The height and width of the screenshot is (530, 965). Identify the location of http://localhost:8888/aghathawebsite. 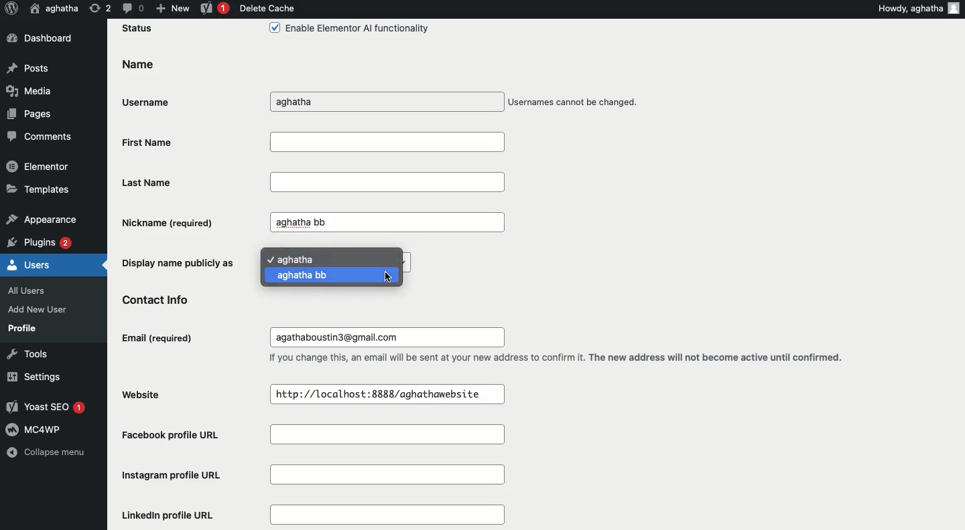
(380, 393).